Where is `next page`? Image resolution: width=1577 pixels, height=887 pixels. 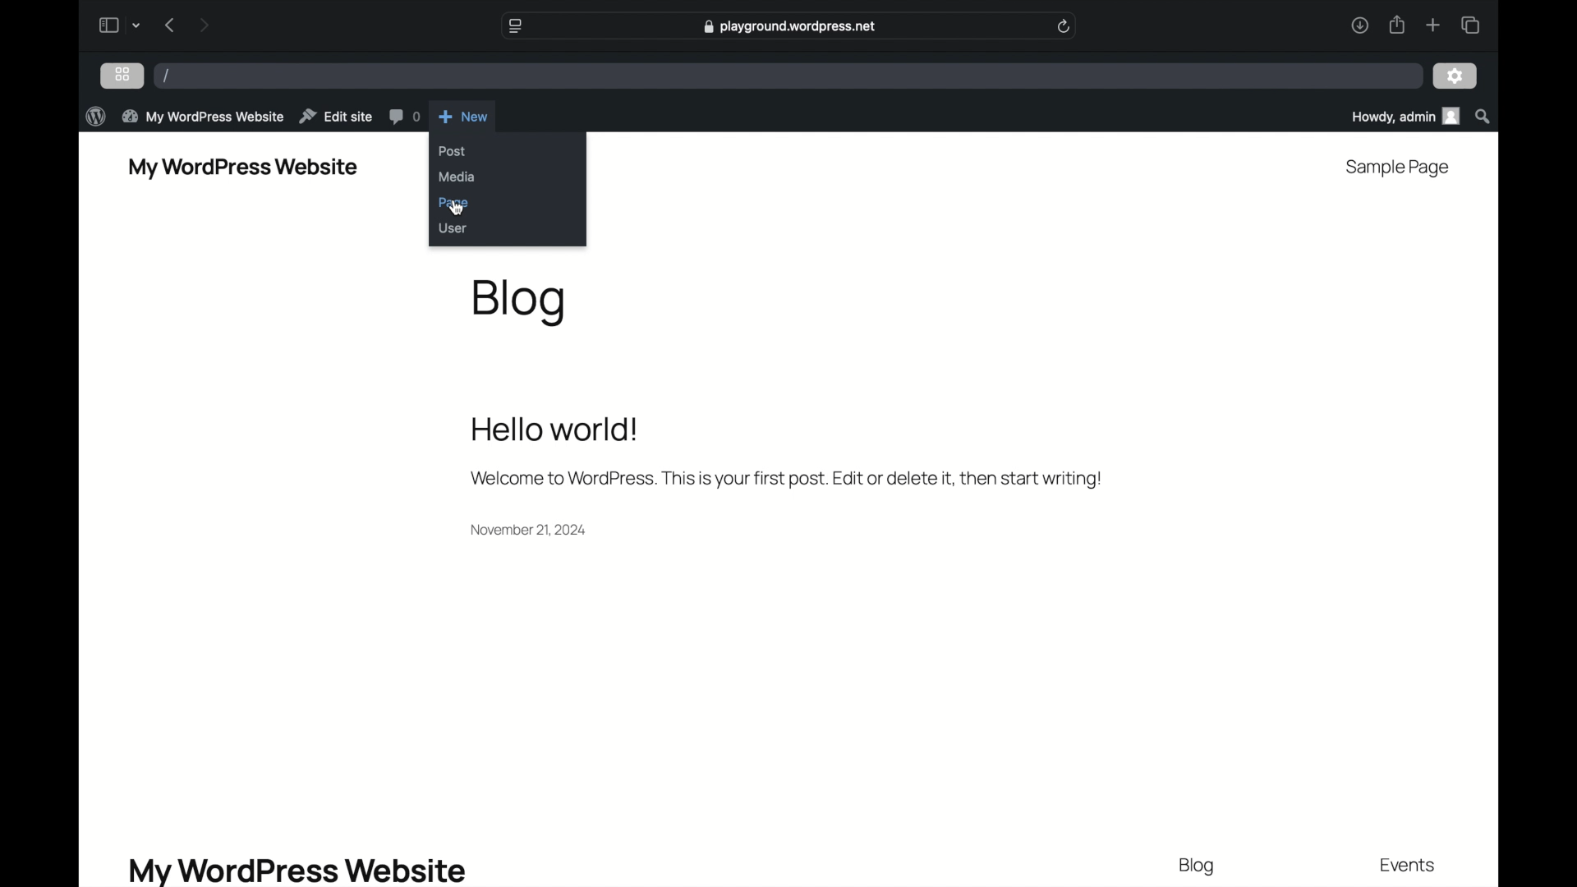
next page is located at coordinates (205, 26).